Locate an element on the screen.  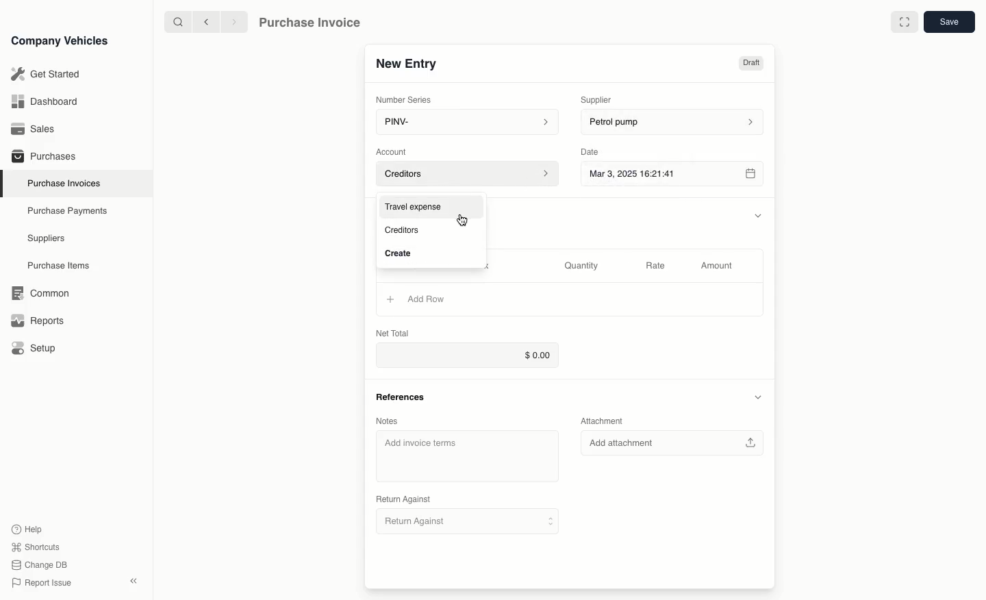
save is located at coordinates (949, 21).